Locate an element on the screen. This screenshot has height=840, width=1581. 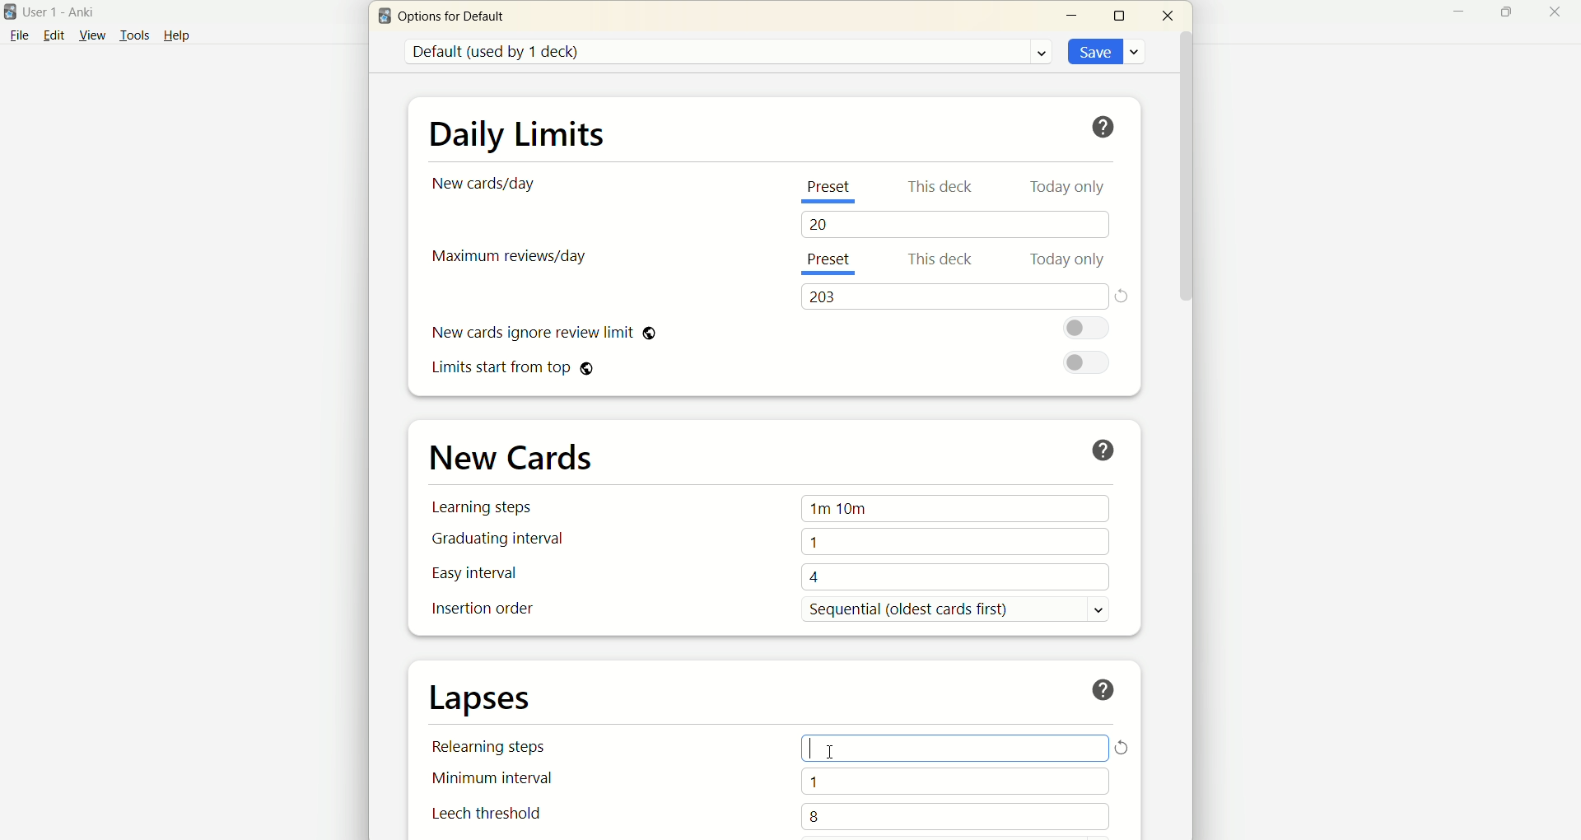
easy interval is located at coordinates (475, 573).